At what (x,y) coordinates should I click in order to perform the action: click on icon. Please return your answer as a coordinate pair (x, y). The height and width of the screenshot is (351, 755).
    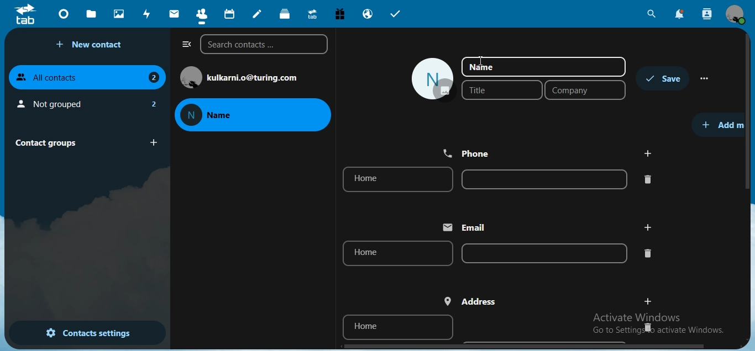
    Looking at the image, I should click on (27, 14).